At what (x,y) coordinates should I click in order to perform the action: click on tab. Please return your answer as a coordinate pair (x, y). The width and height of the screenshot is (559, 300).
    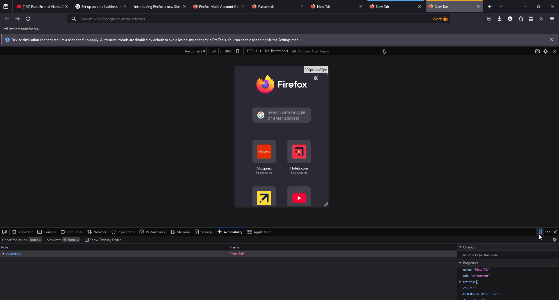
    Looking at the image, I should click on (265, 6).